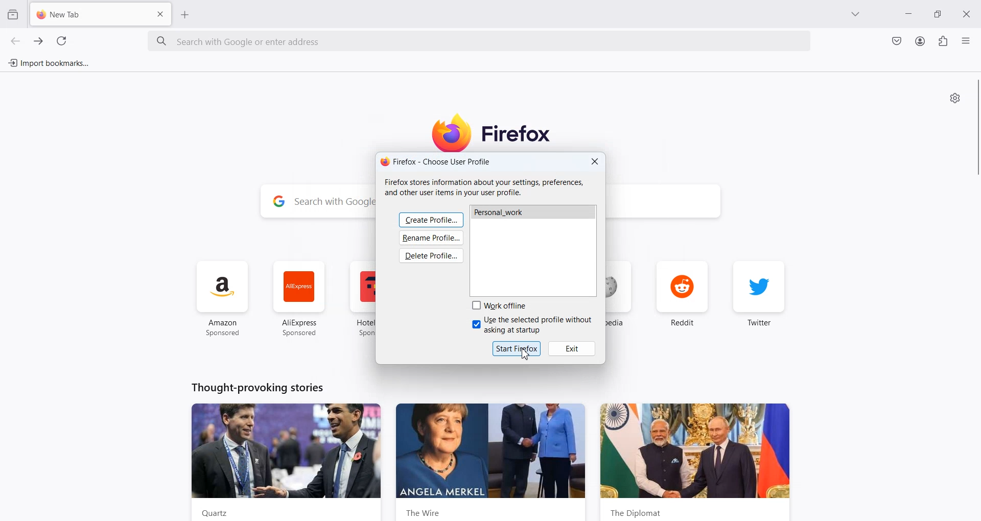 The height and width of the screenshot is (521, 981). Describe the element at coordinates (896, 41) in the screenshot. I see `Save to Pocket` at that location.